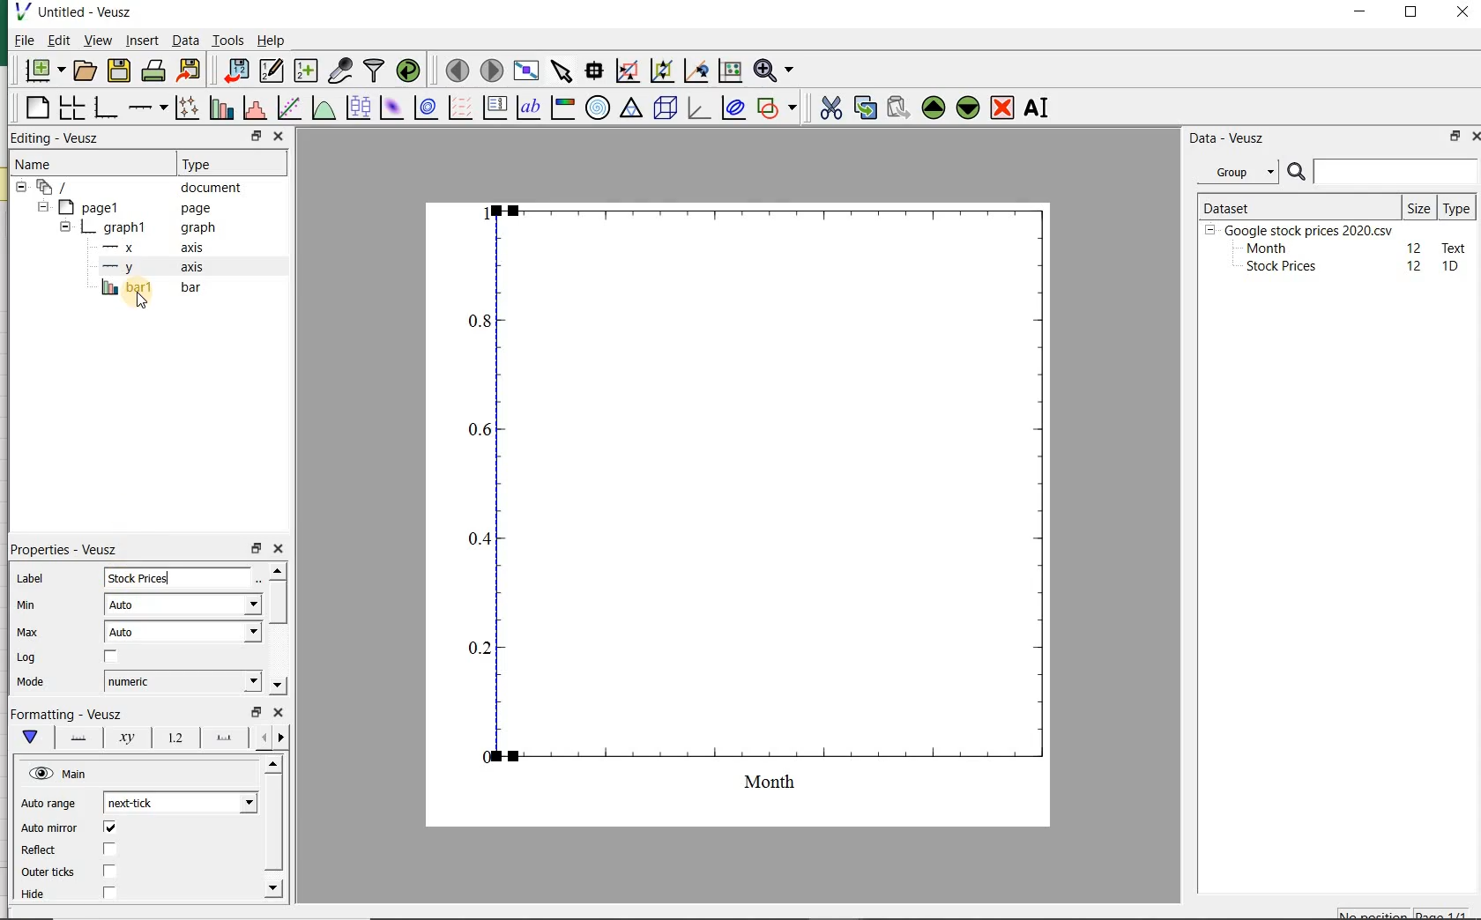 Image resolution: width=1481 pixels, height=920 pixels. Describe the element at coordinates (257, 137) in the screenshot. I see `restore` at that location.